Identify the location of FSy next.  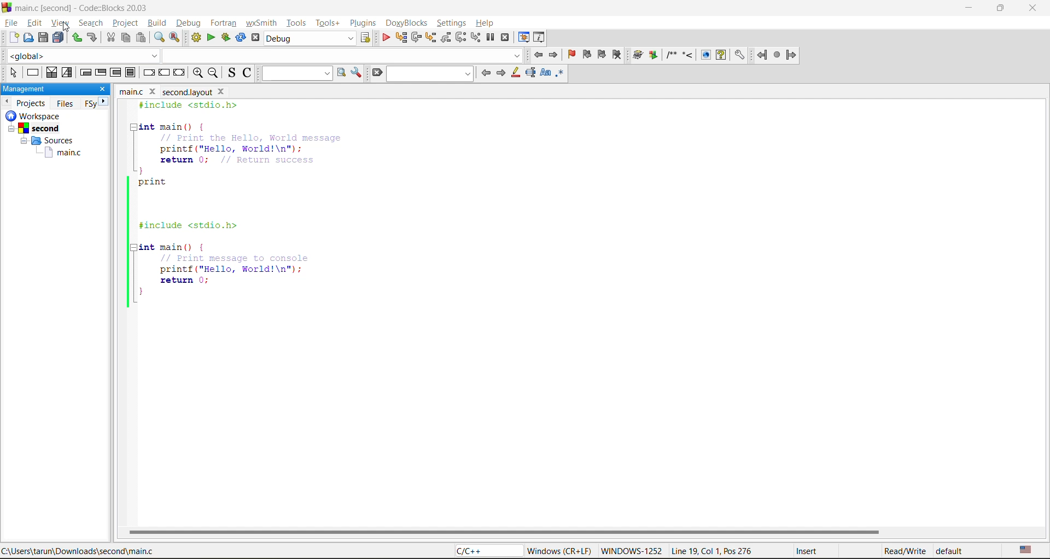
(96, 103).